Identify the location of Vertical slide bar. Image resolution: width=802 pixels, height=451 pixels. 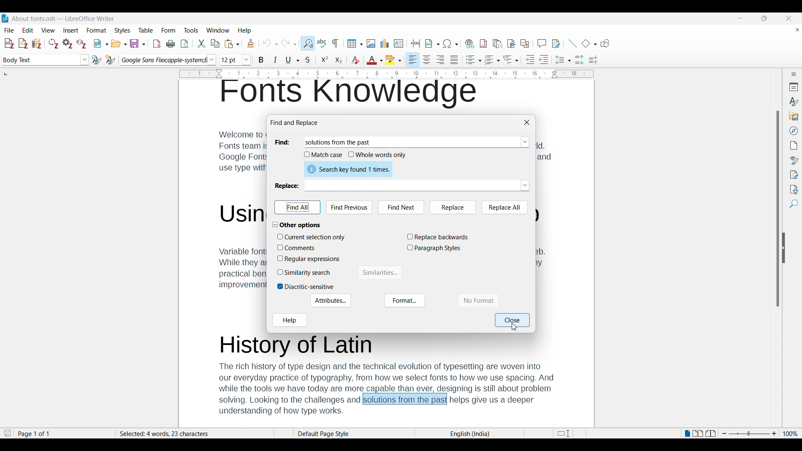
(778, 175).